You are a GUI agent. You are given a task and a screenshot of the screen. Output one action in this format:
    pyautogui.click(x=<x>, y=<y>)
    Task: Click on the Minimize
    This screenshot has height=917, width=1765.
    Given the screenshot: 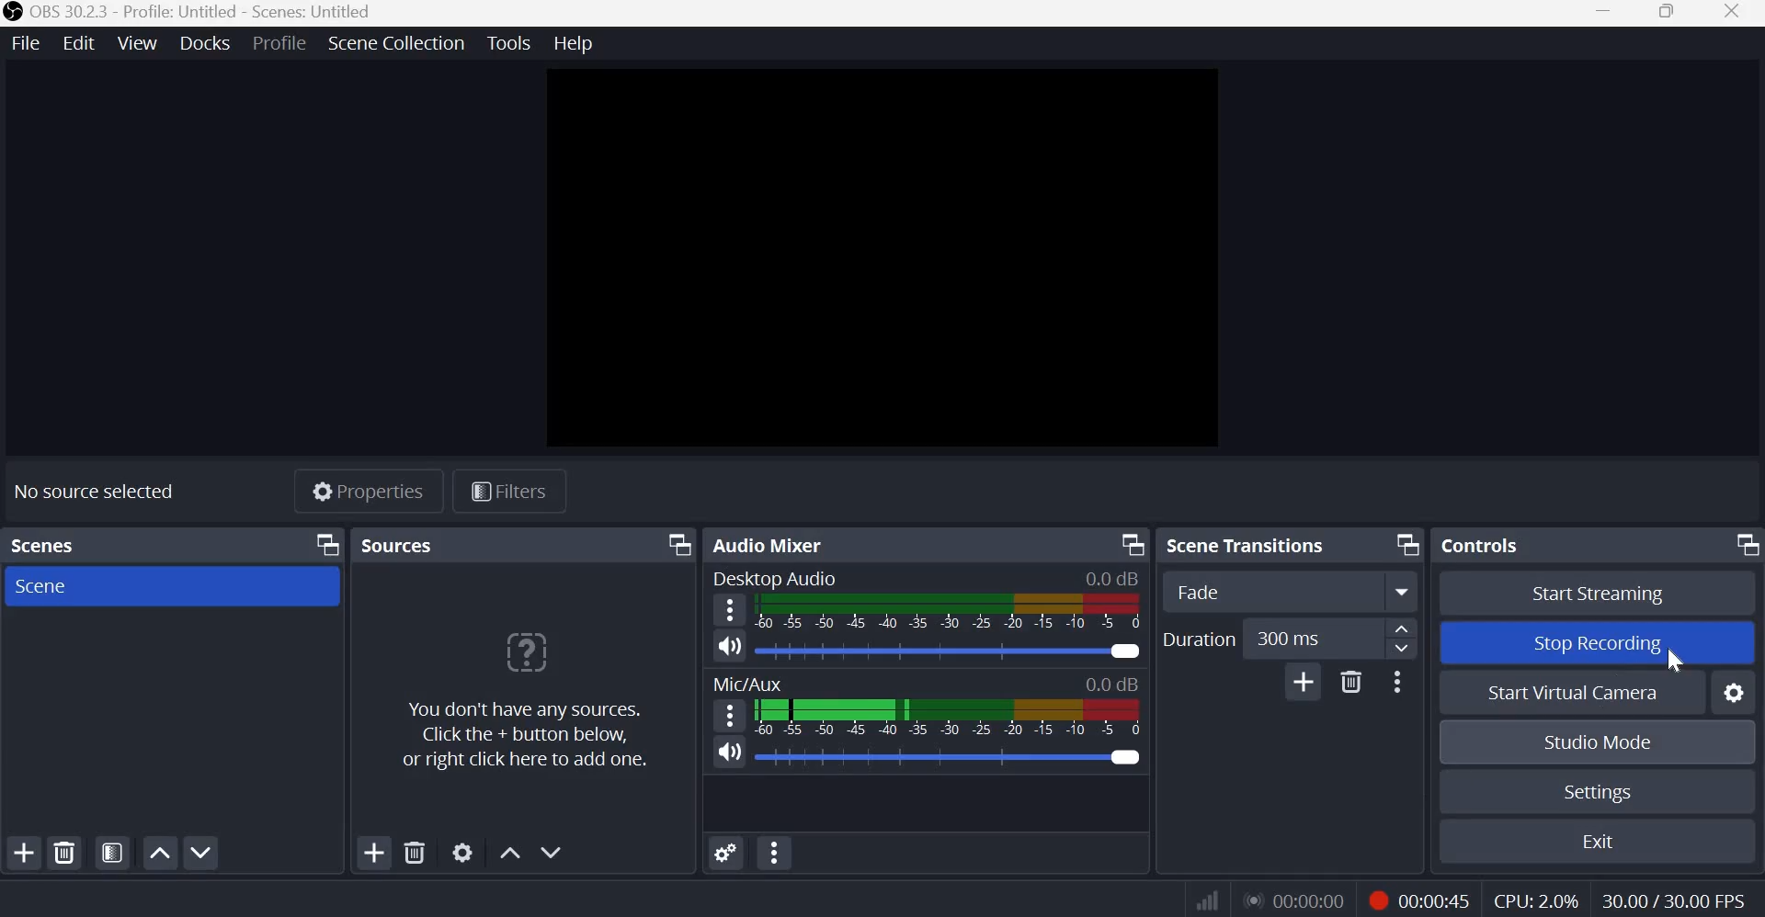 What is the action you would take?
    pyautogui.click(x=1602, y=13)
    